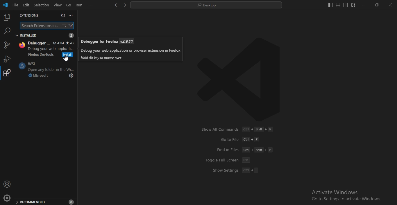 This screenshot has height=205, width=397. I want to click on selection, so click(41, 5).